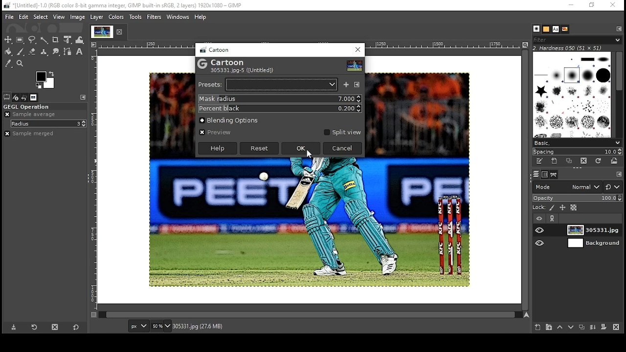 This screenshot has height=352, width=626. I want to click on delete tool preset, so click(55, 327).